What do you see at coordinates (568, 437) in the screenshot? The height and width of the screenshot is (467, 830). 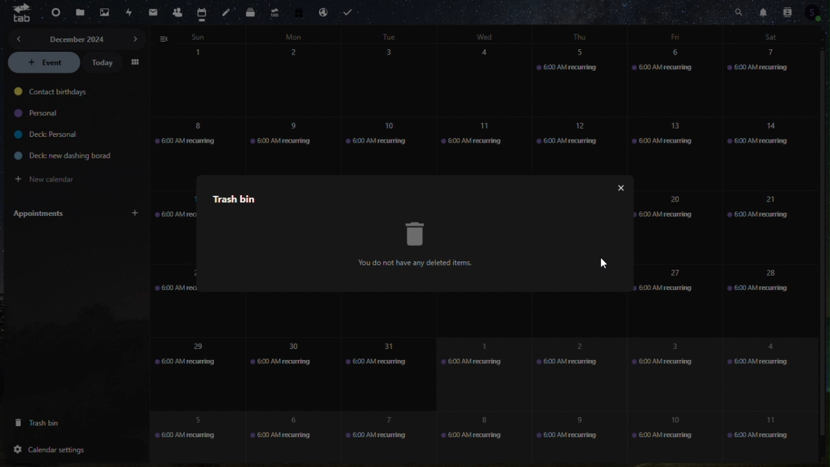 I see `9` at bounding box center [568, 437].